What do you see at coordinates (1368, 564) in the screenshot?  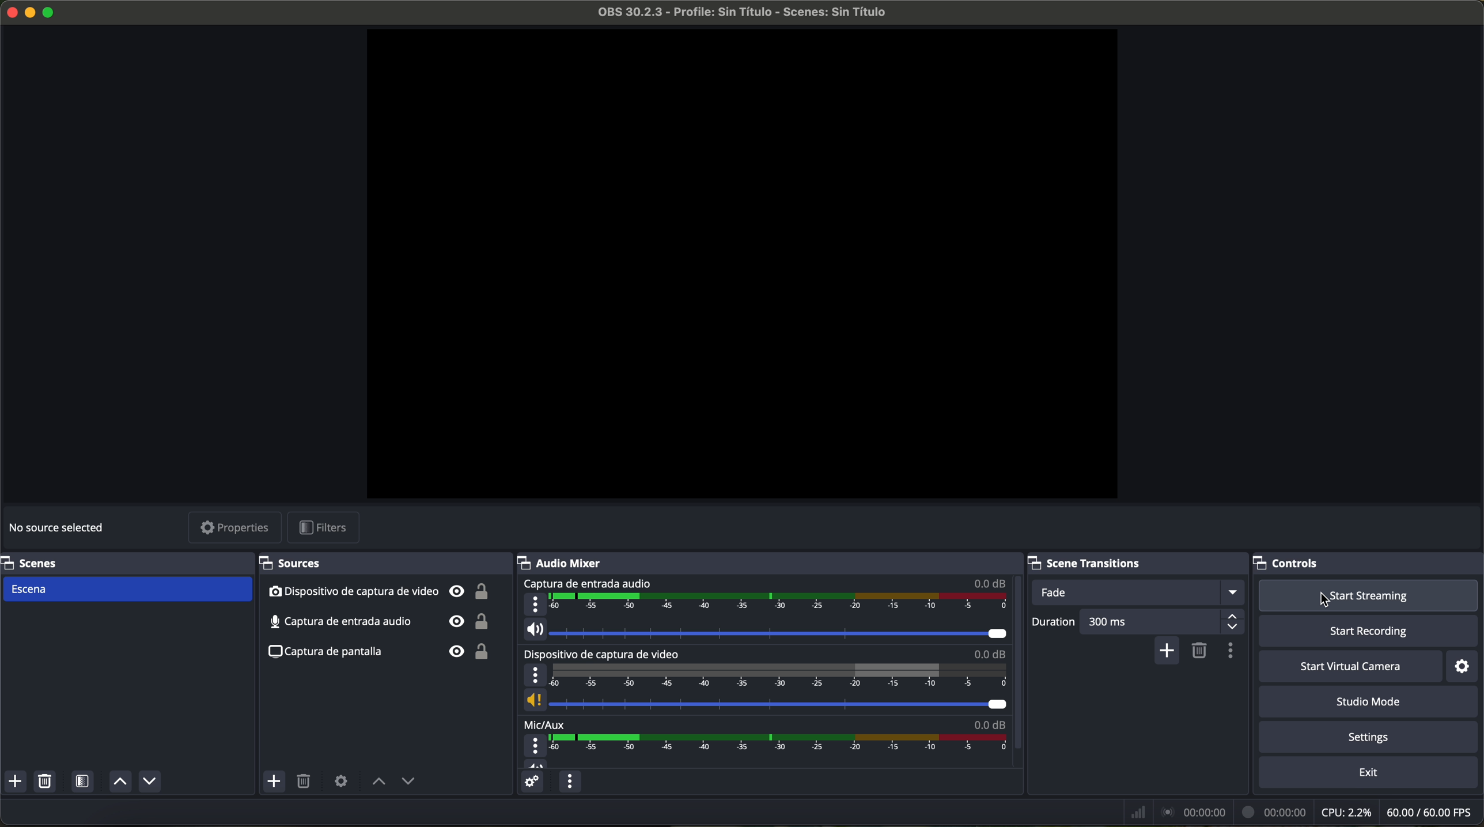 I see `controls` at bounding box center [1368, 564].